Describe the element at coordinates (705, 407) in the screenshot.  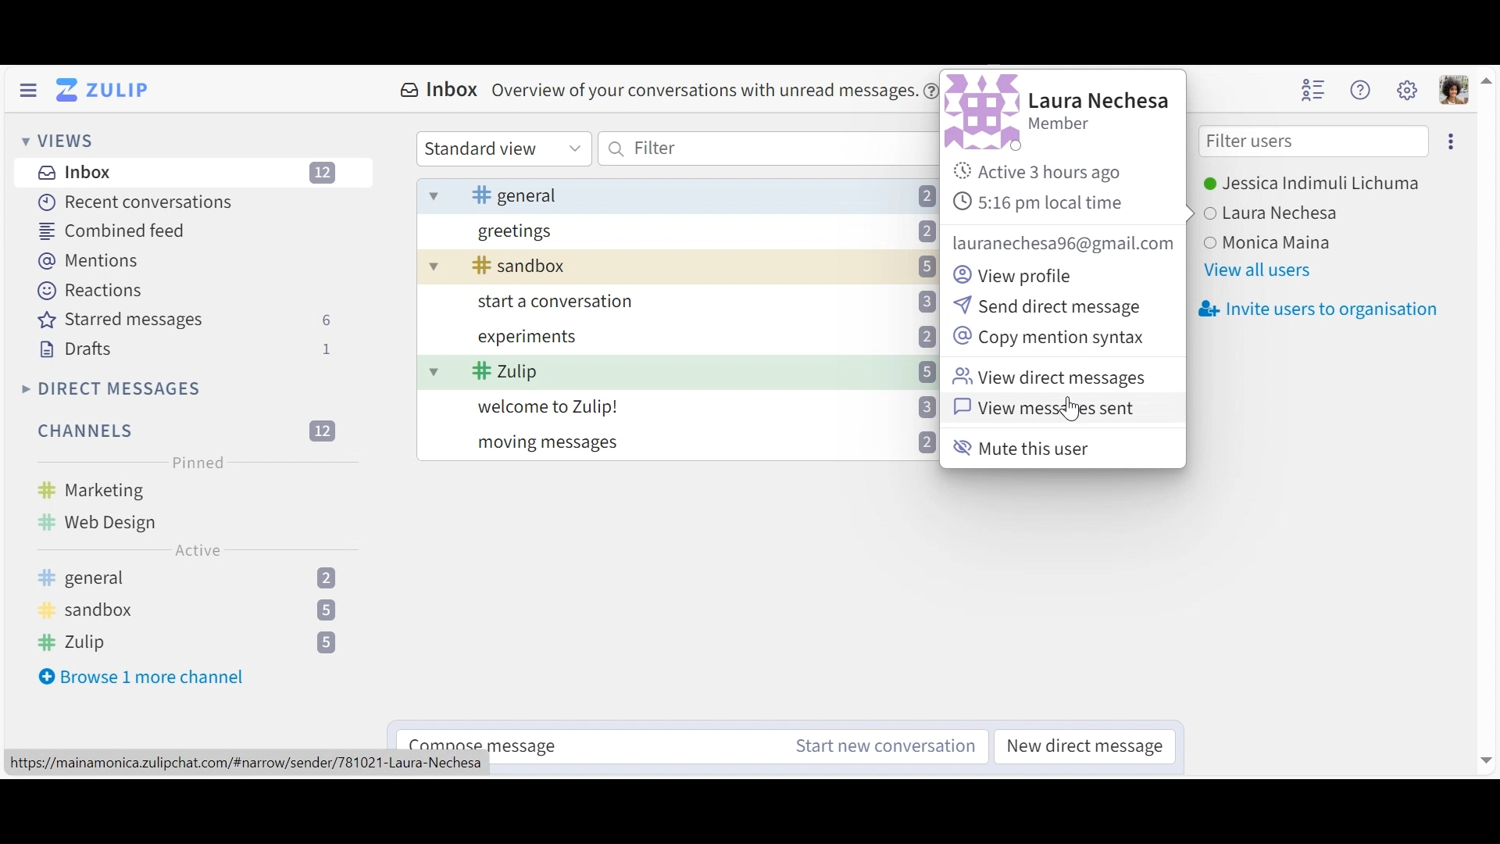
I see `welcome to Zulip!` at that location.